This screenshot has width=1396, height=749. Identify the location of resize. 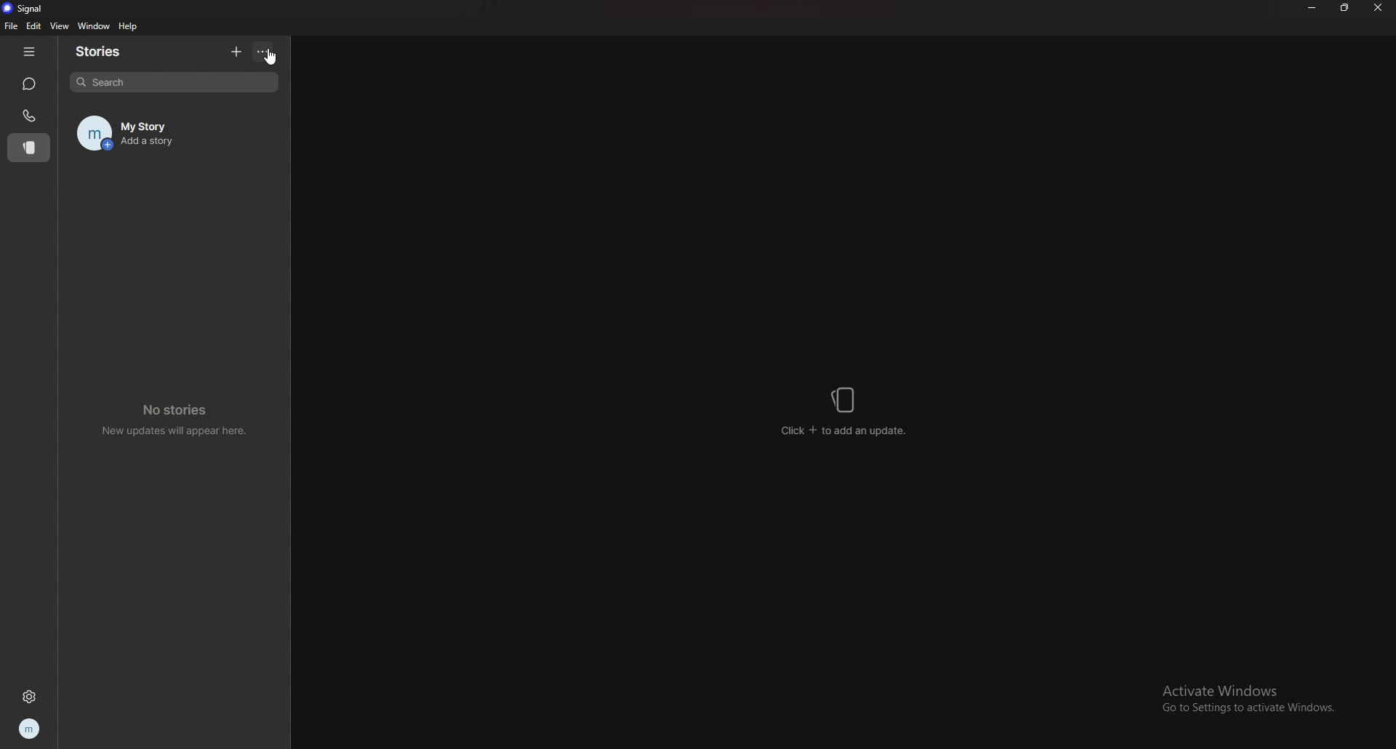
(1344, 8).